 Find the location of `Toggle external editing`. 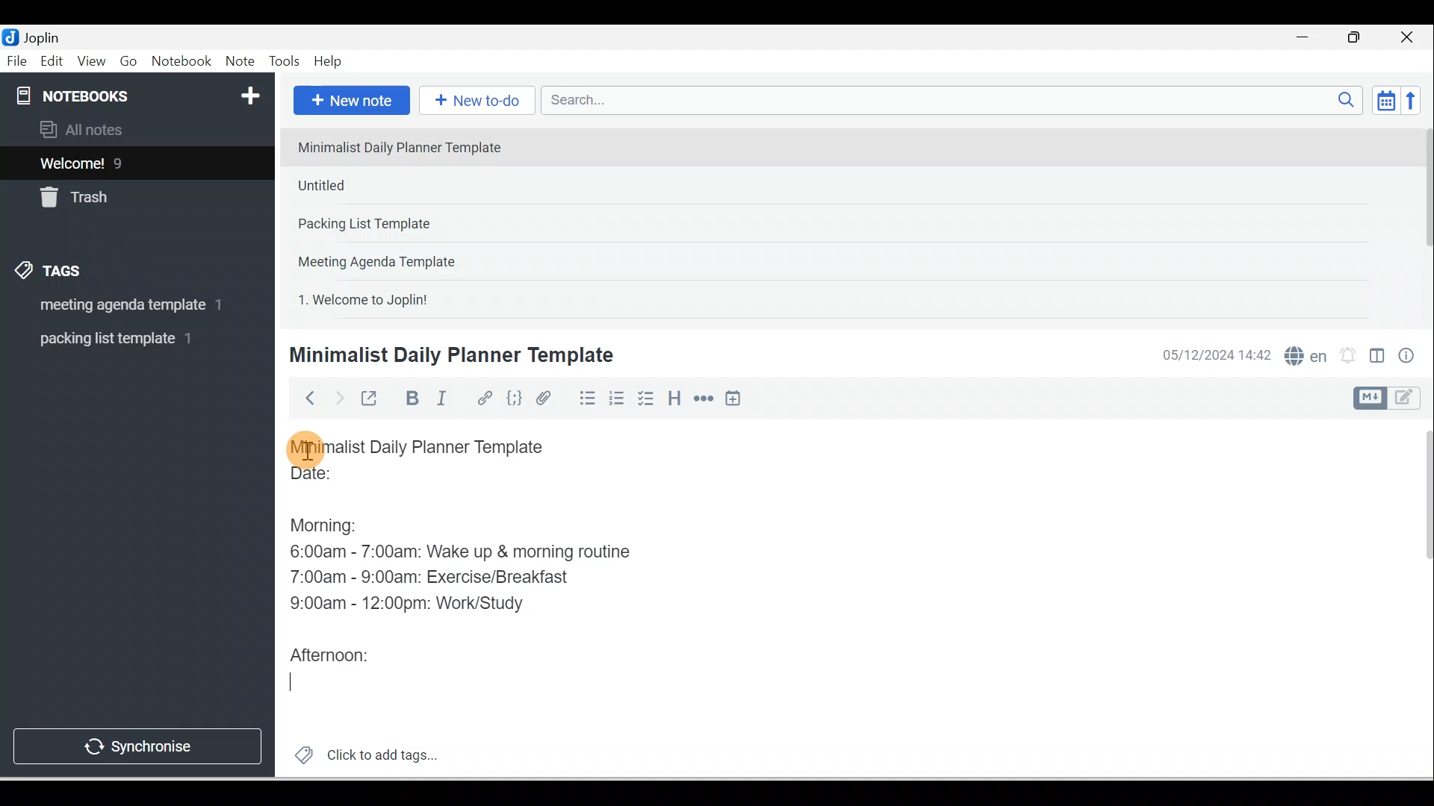

Toggle external editing is located at coordinates (371, 402).